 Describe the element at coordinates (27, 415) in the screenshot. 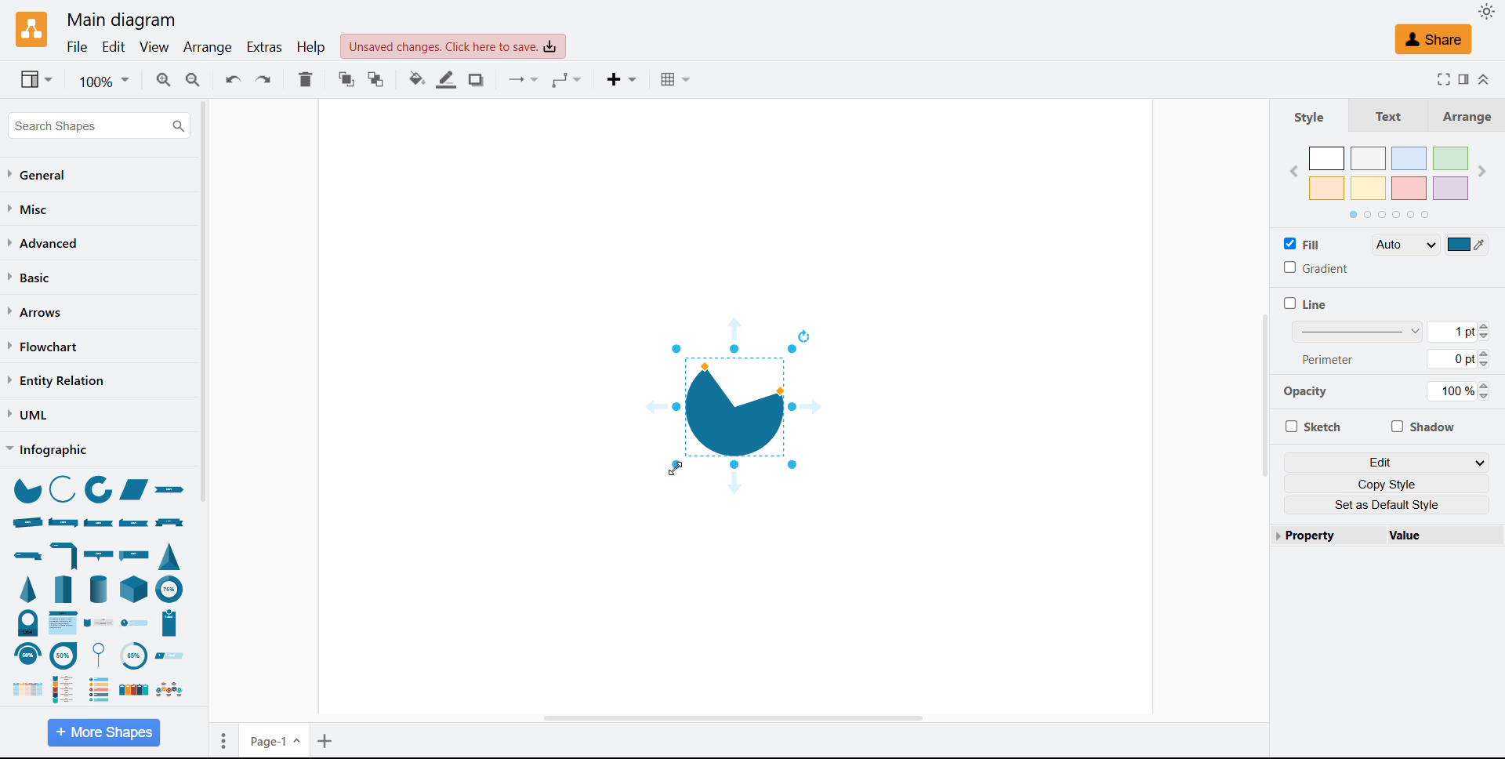

I see `UML ` at that location.